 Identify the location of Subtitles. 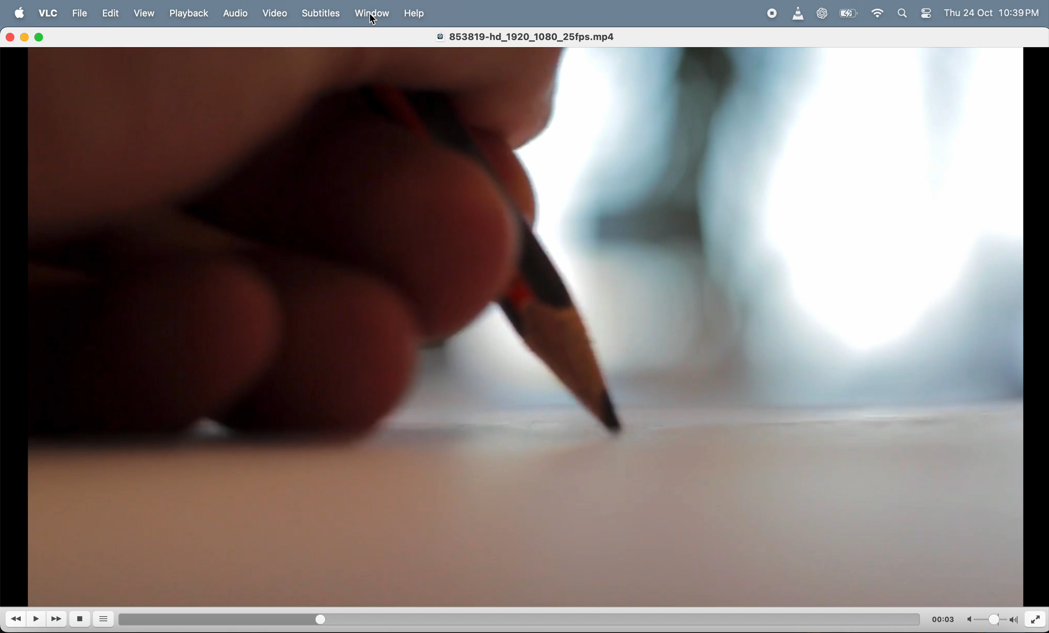
(323, 13).